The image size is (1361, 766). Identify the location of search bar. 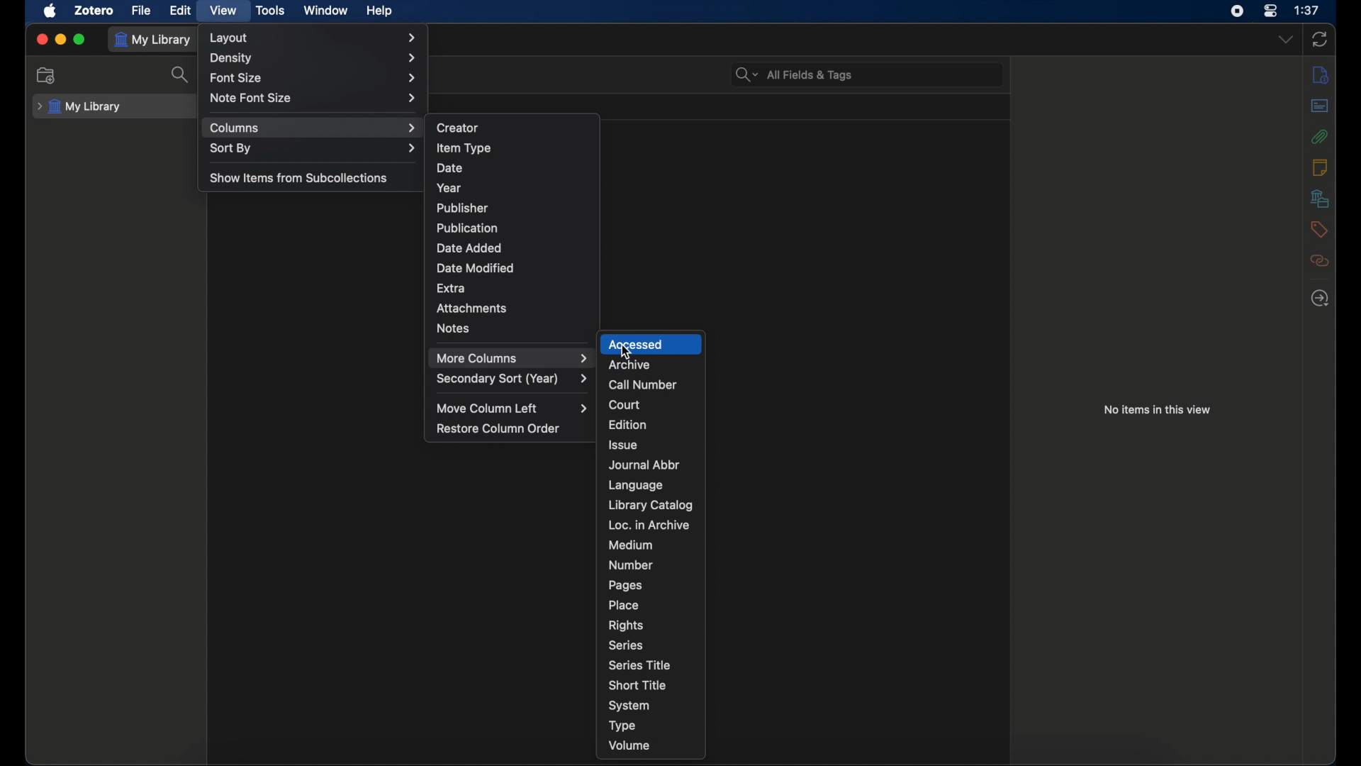
(795, 74).